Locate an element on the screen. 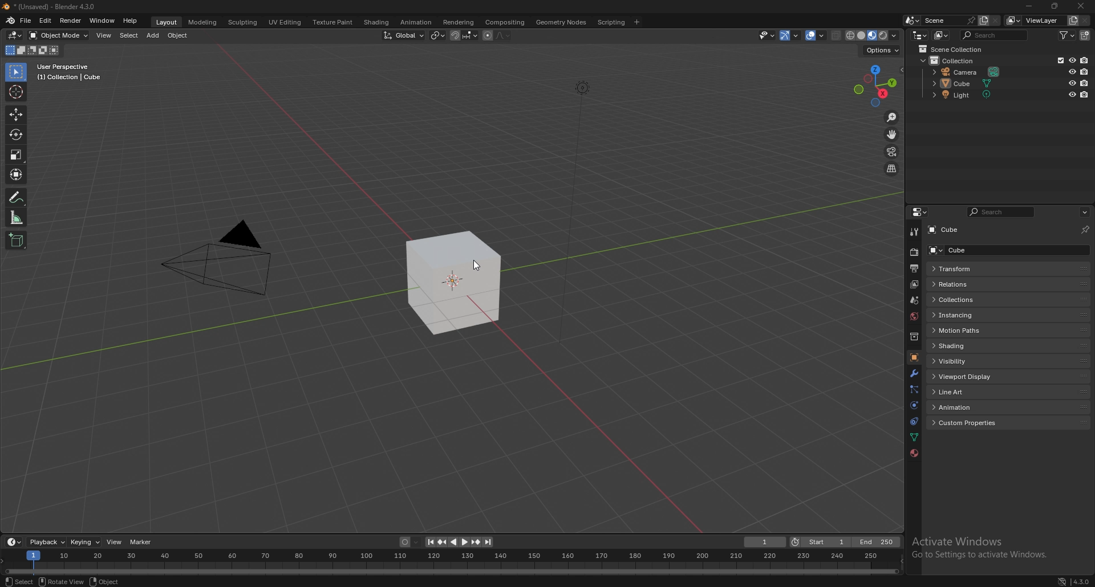 This screenshot has width=1095, height=587. cube is located at coordinates (454, 281).